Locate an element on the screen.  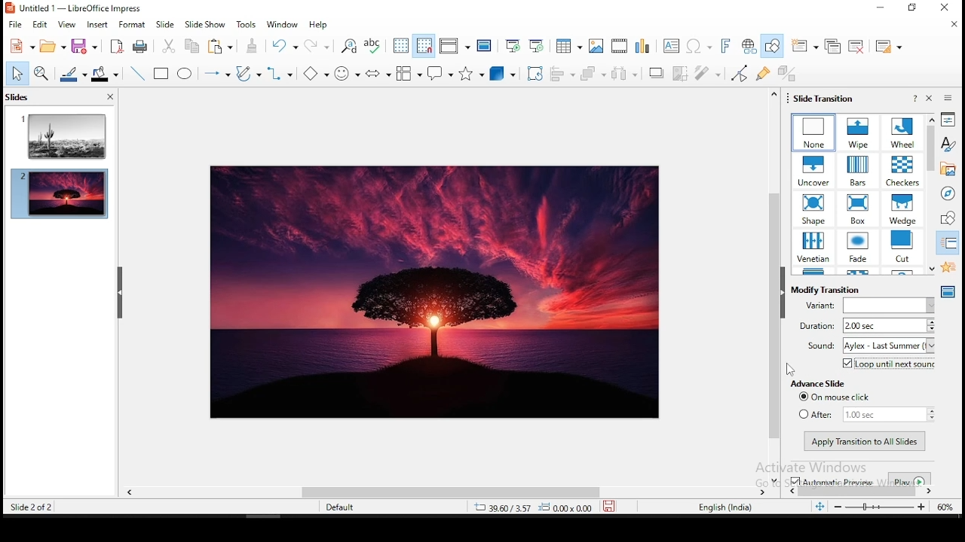
Untitled 1- LibreOffice Impress is located at coordinates (74, 8).